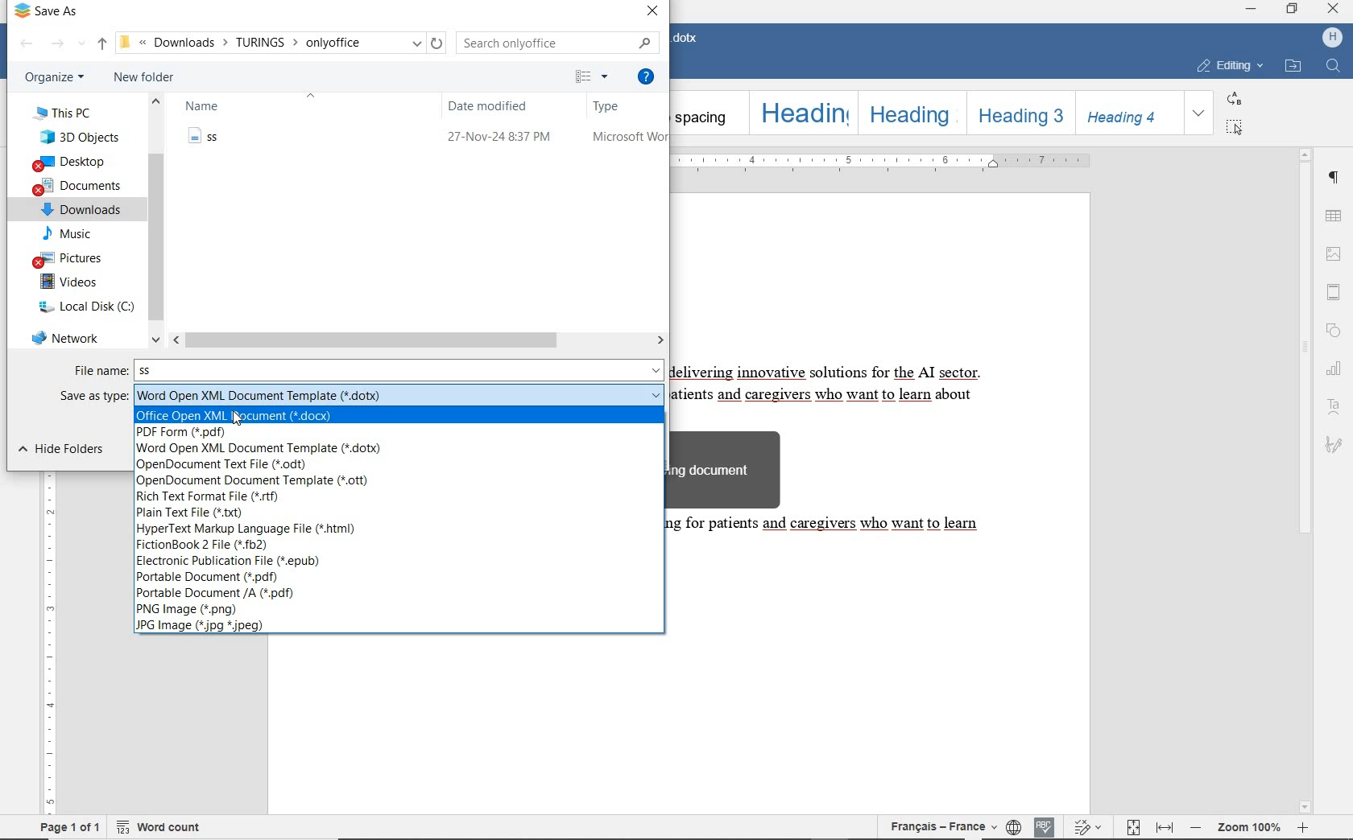 The width and height of the screenshot is (1353, 840). What do you see at coordinates (689, 39) in the screenshot?
I see `DOCUMENT NAME` at bounding box center [689, 39].